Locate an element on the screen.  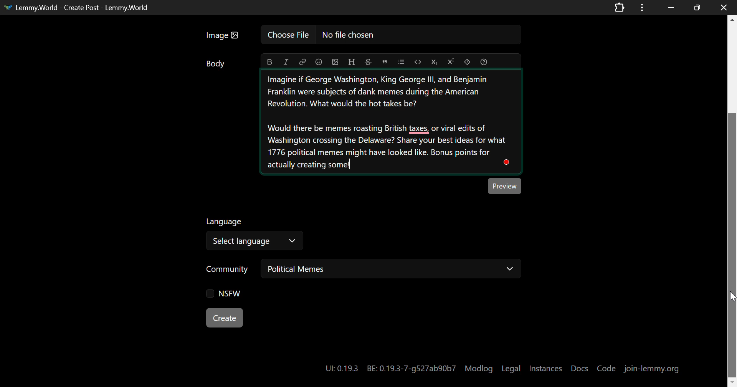
Instances is located at coordinates (547, 369).